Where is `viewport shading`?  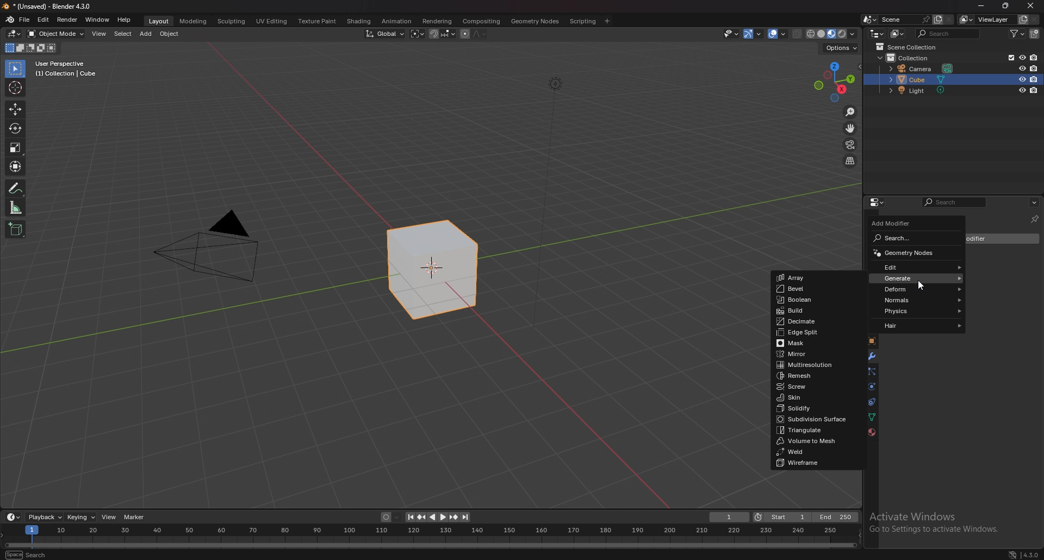 viewport shading is located at coordinates (832, 33).